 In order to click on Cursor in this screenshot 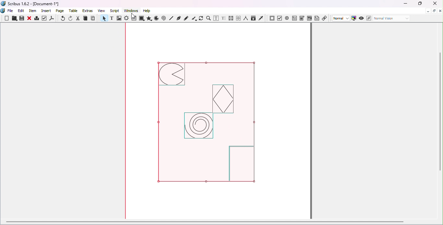, I will do `click(135, 14)`.